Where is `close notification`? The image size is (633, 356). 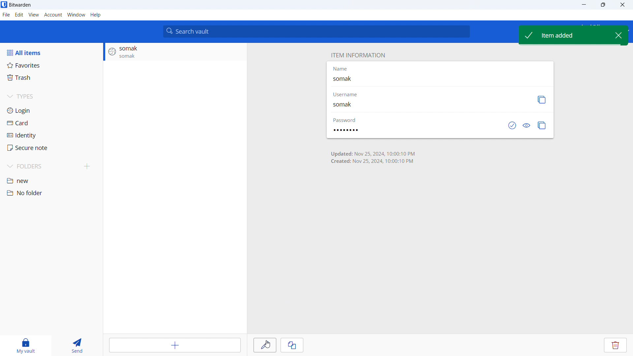 close notification is located at coordinates (617, 35).